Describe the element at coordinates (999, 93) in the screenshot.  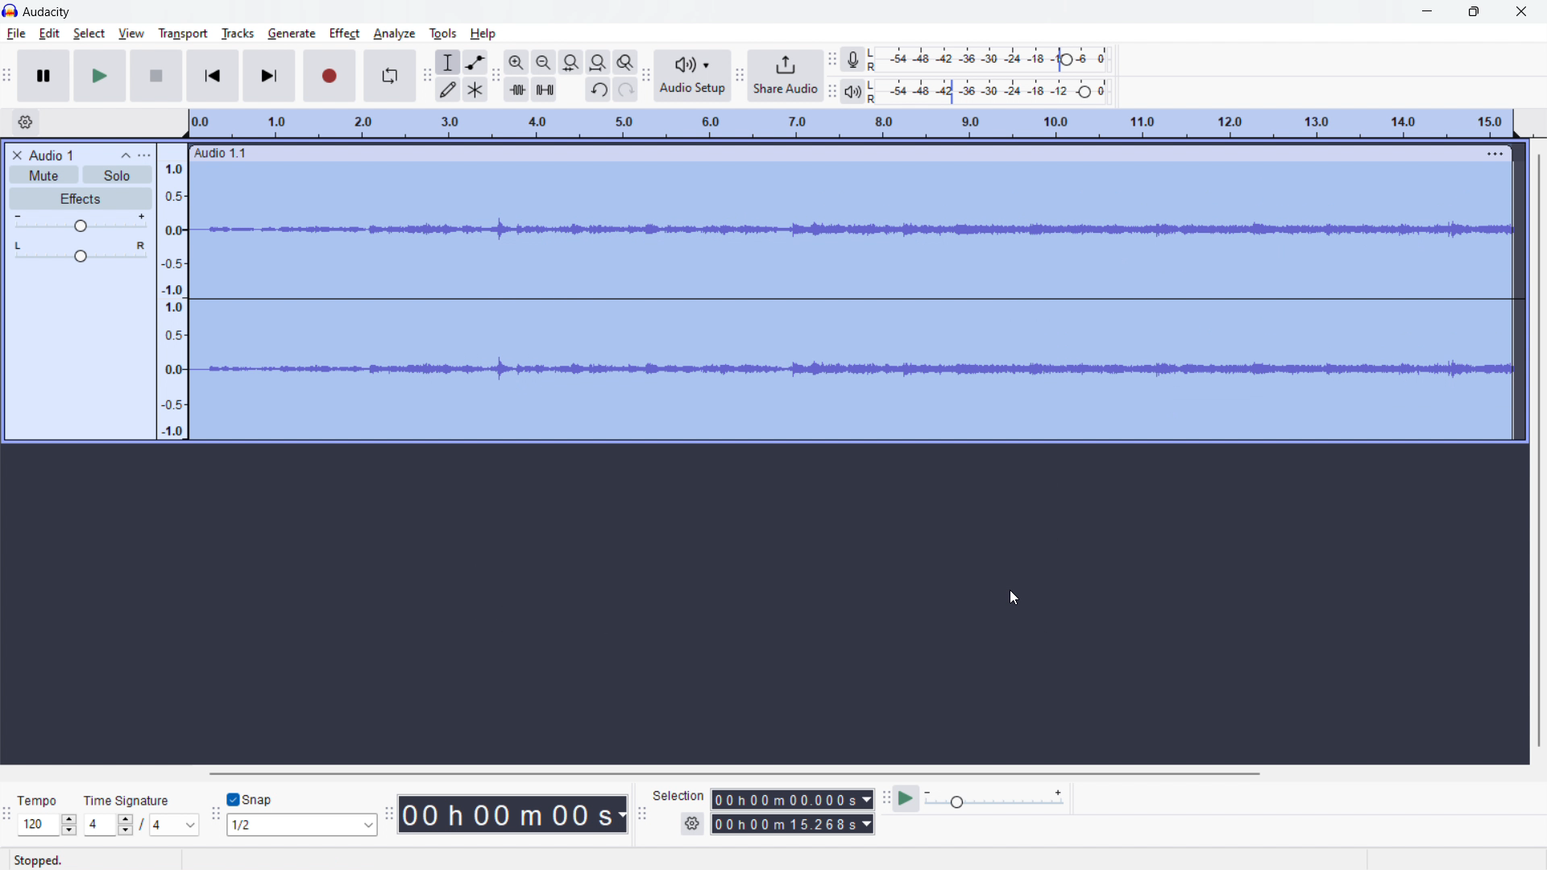
I see `playback level` at that location.